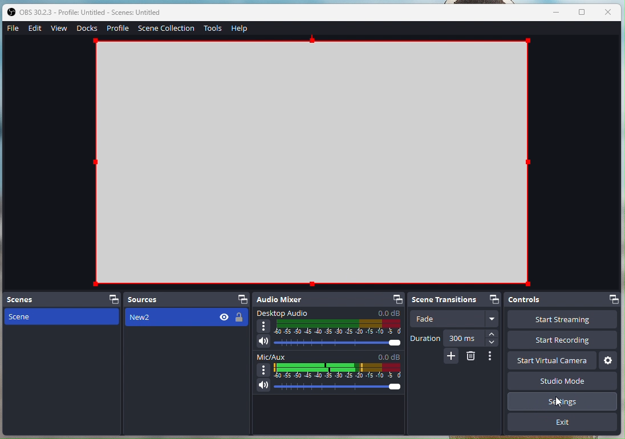  Describe the element at coordinates (448, 319) in the screenshot. I see `Fade` at that location.